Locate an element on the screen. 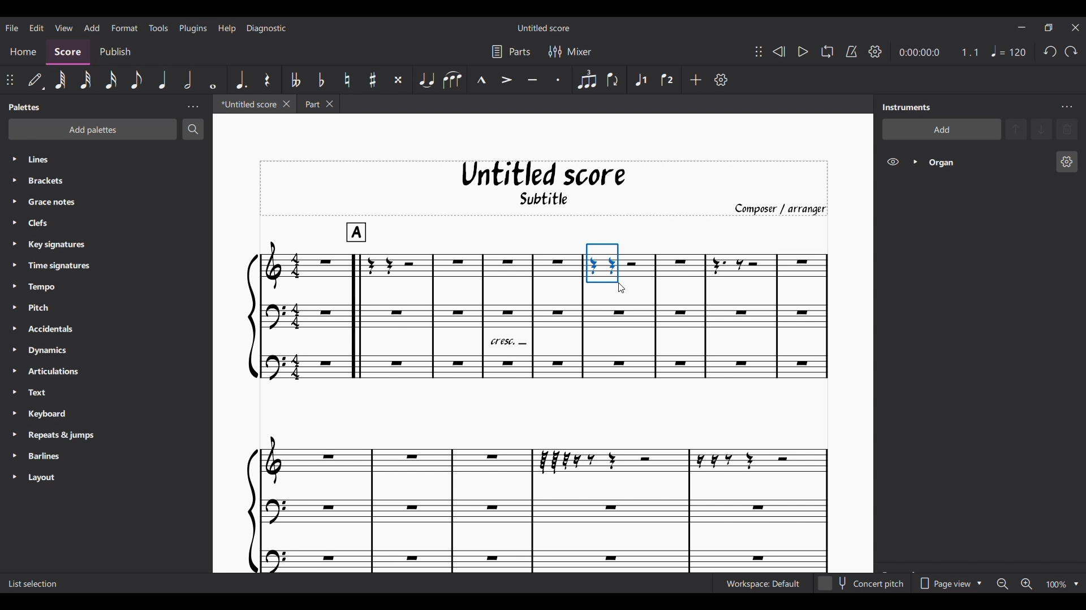  Add instrument is located at coordinates (942, 129).